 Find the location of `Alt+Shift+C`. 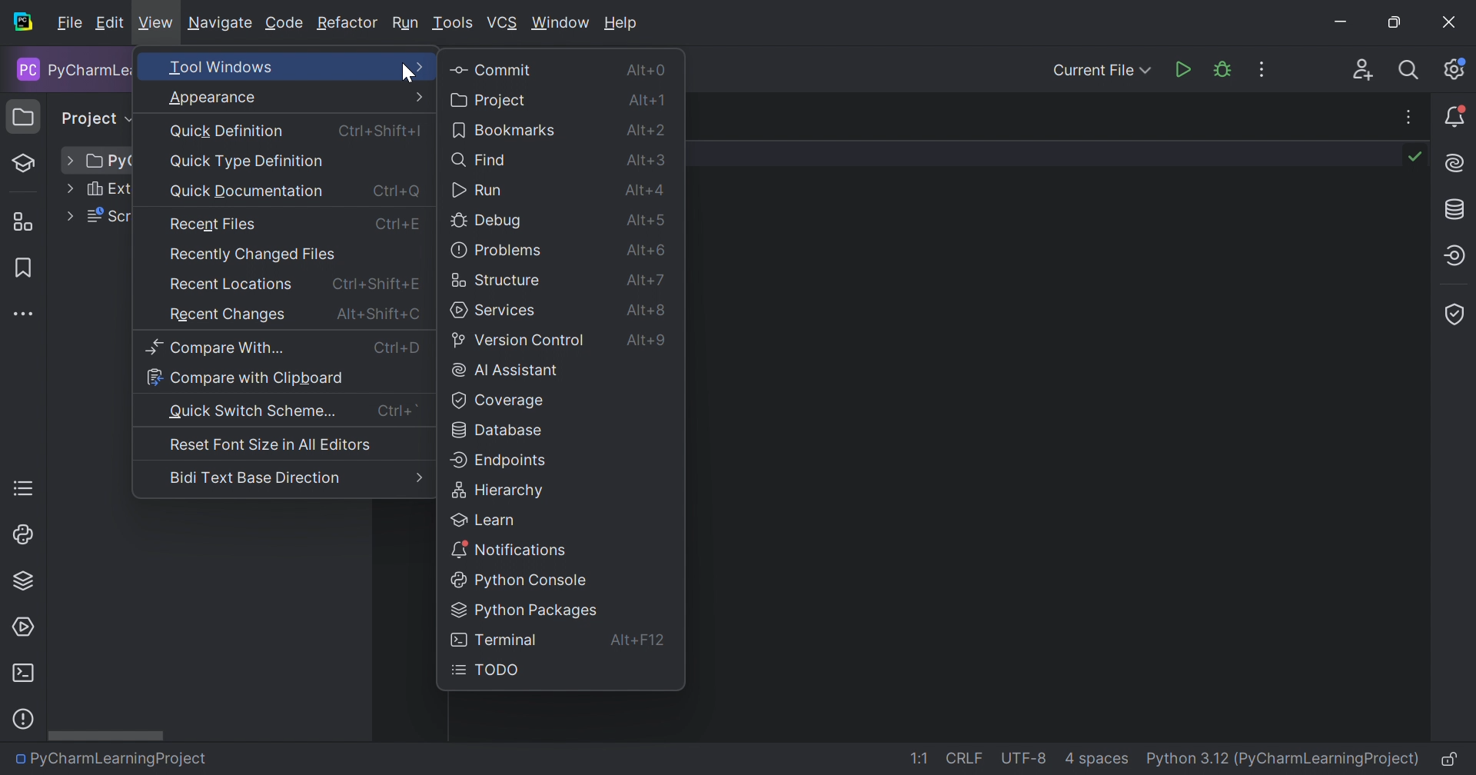

Alt+Shift+C is located at coordinates (378, 314).